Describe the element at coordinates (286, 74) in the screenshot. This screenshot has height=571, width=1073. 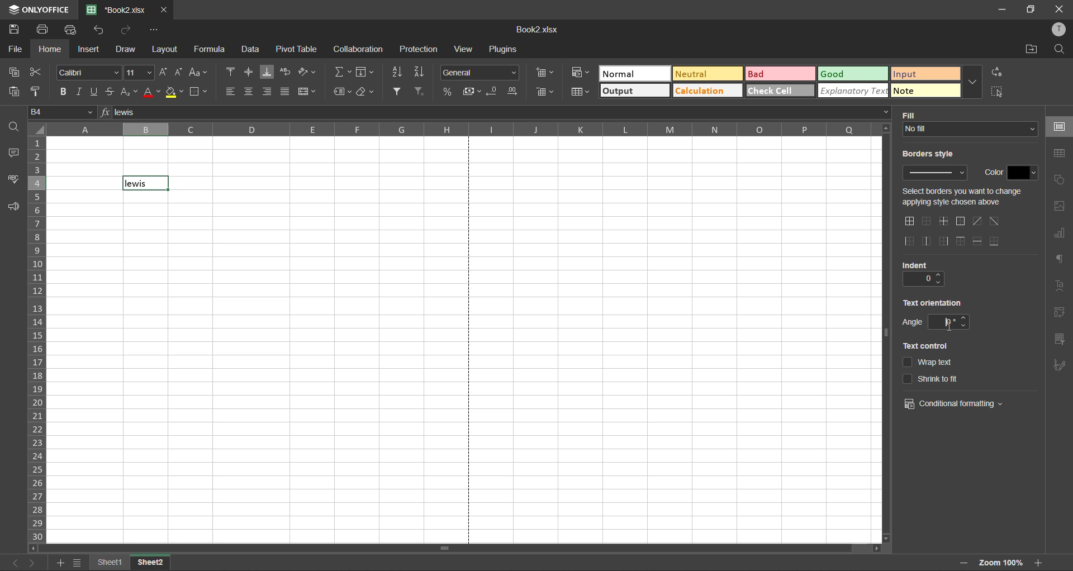
I see `wrap text` at that location.